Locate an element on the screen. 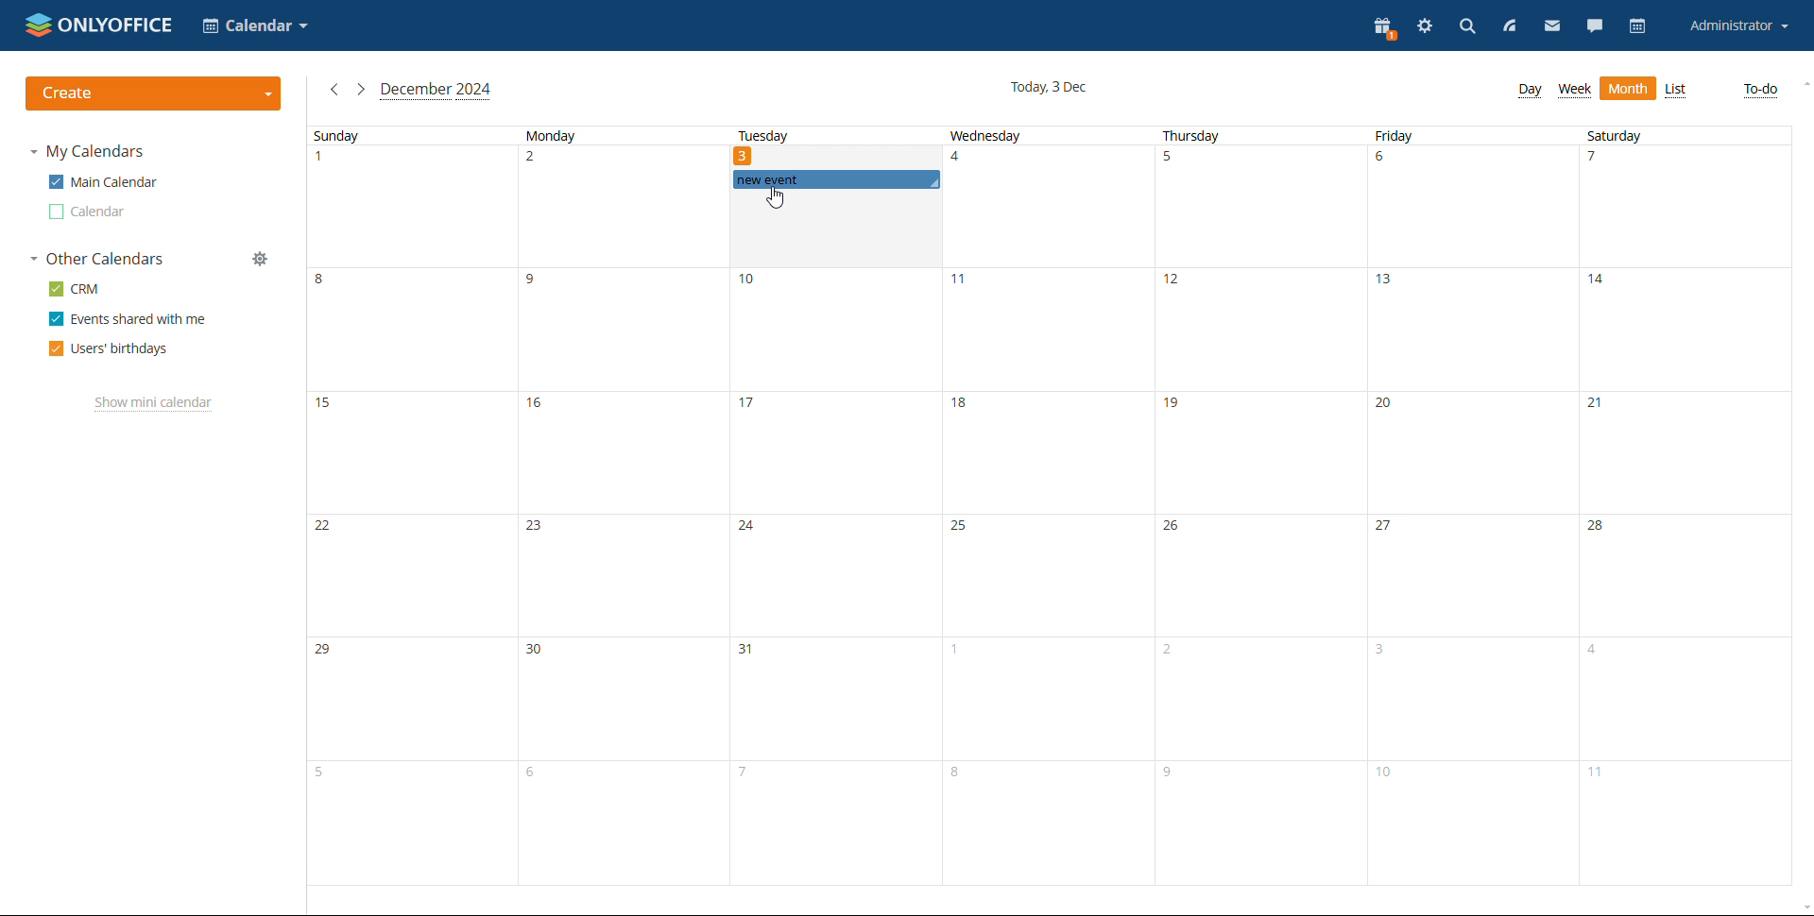  crm is located at coordinates (73, 290).